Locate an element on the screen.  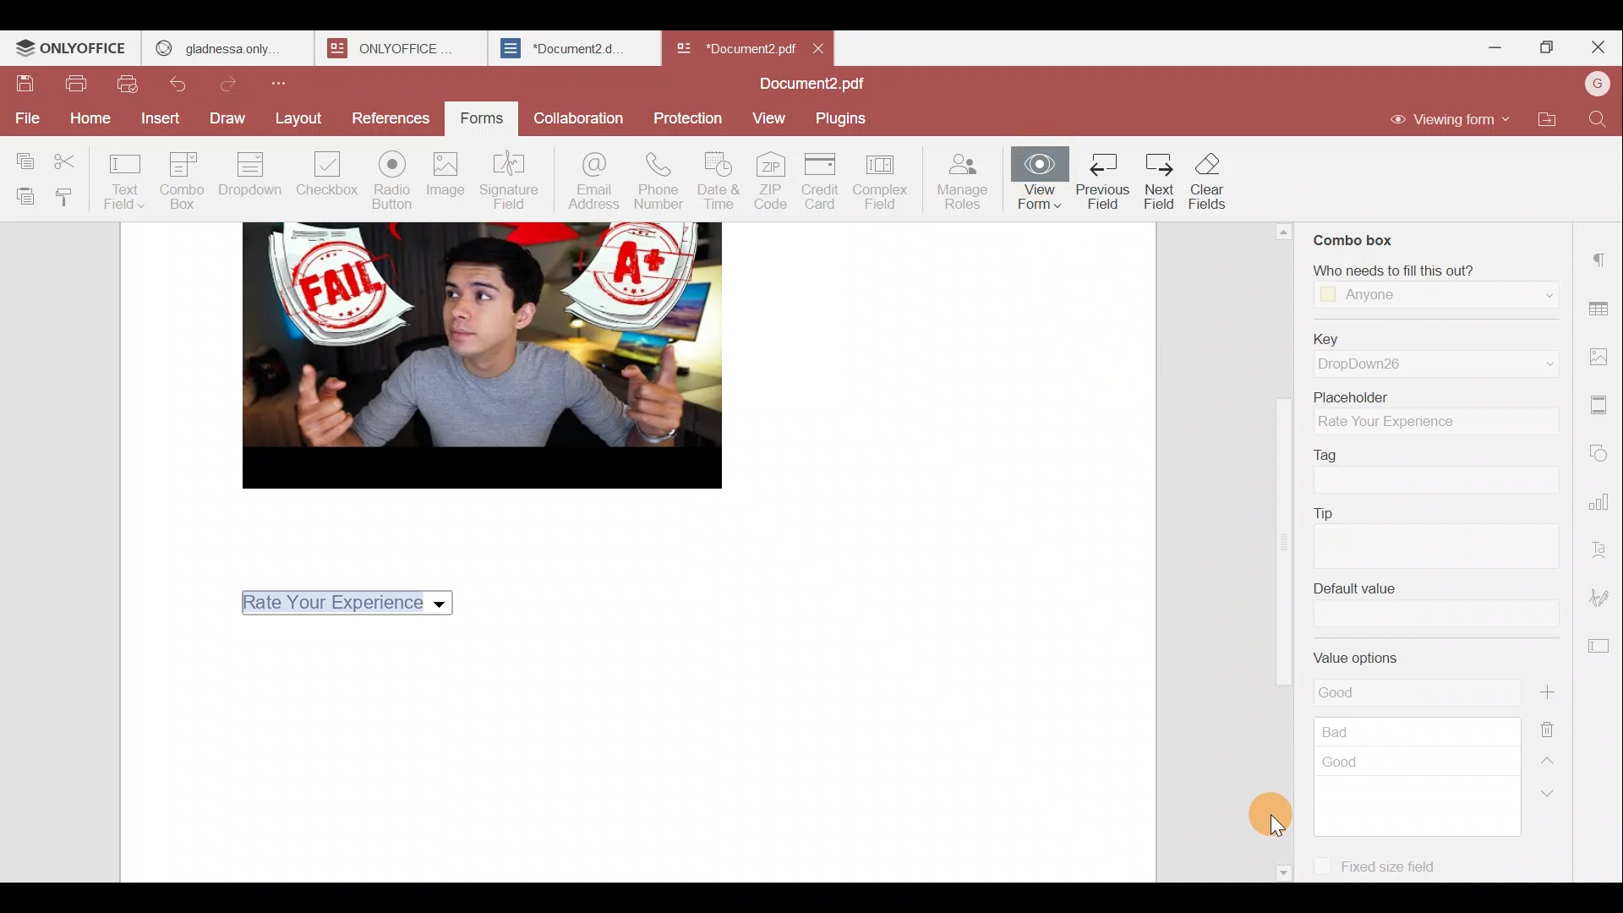
Combo box is located at coordinates (1355, 237).